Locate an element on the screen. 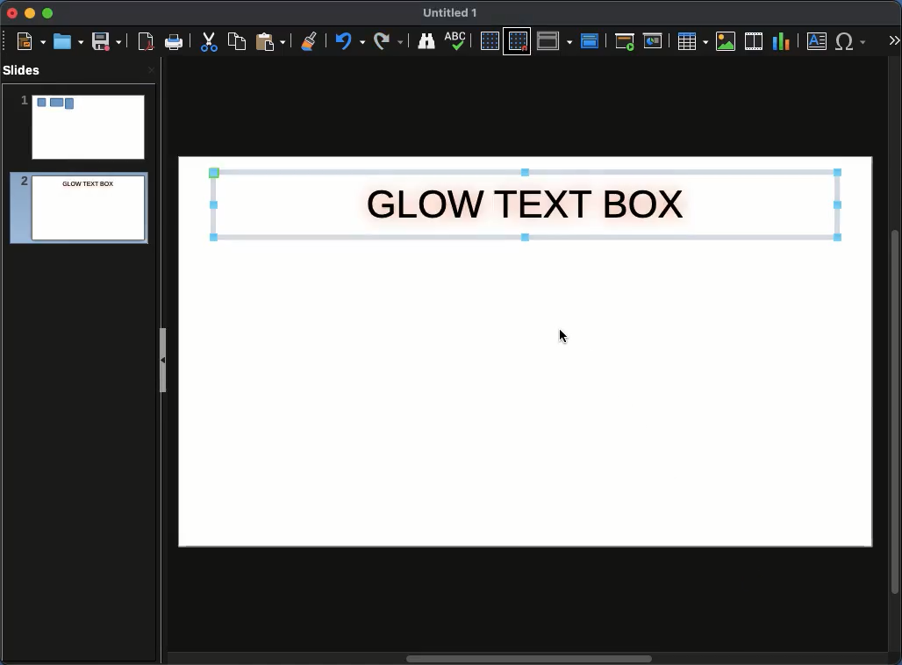 The image size is (902, 665). Table is located at coordinates (691, 40).